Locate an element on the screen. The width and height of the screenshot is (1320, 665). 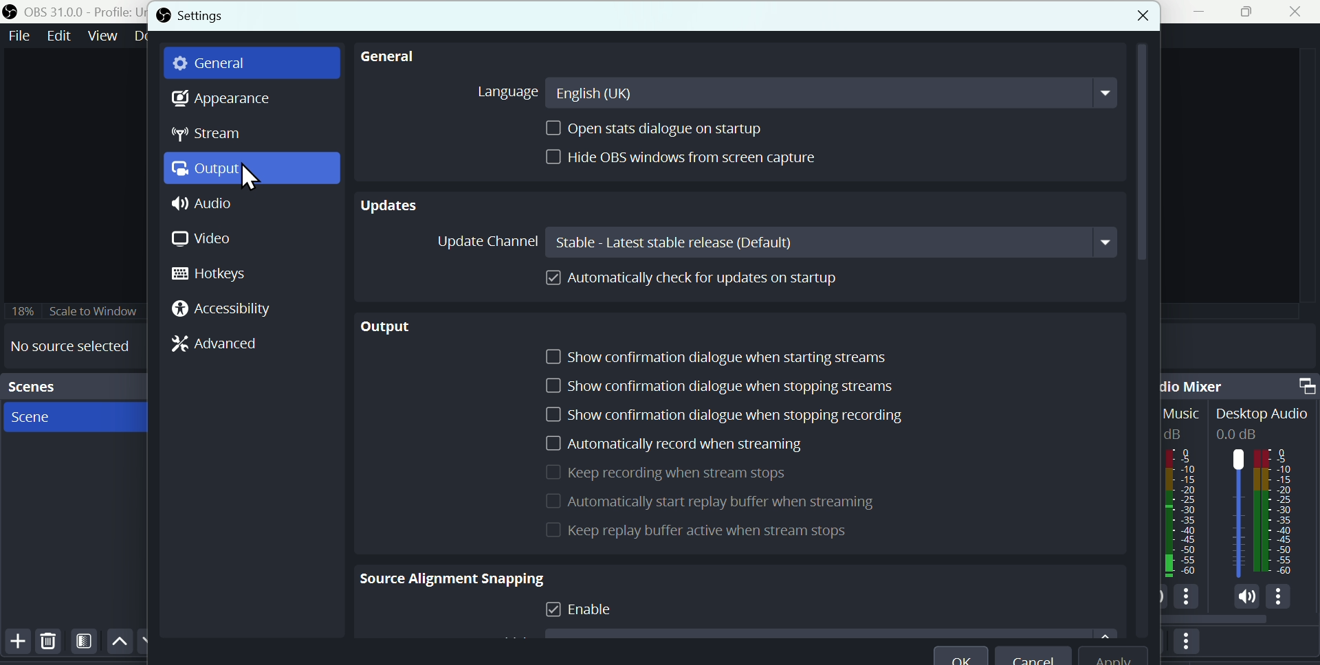
Open stats dialogue on startup is located at coordinates (660, 129).